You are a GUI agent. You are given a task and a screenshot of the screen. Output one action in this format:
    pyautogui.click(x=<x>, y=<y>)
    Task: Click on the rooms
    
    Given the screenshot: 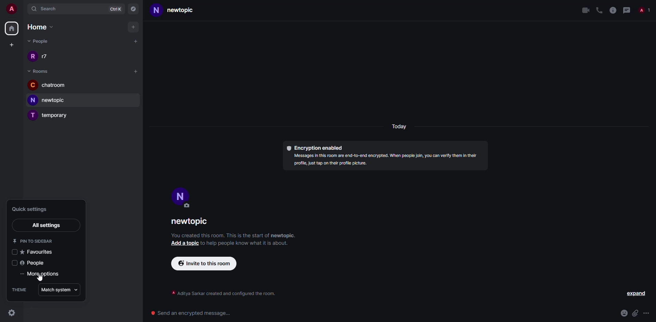 What is the action you would take?
    pyautogui.click(x=43, y=71)
    